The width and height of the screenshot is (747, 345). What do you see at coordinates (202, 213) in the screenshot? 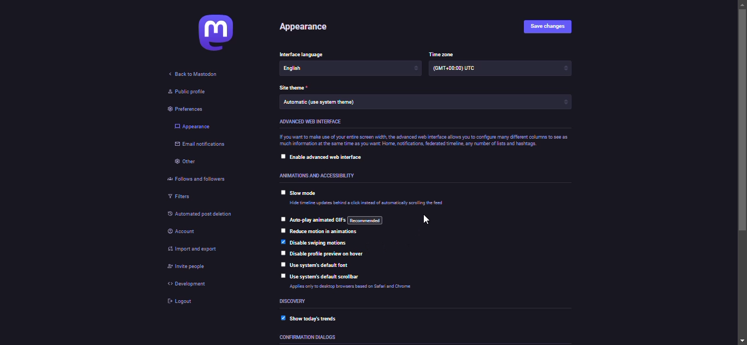
I see `automated post deletion` at bounding box center [202, 213].